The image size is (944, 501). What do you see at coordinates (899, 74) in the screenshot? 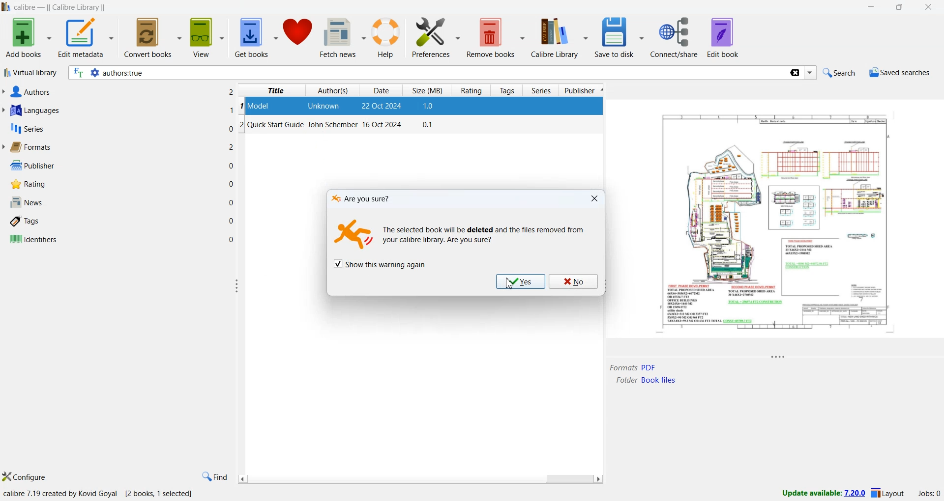
I see `saved searches` at bounding box center [899, 74].